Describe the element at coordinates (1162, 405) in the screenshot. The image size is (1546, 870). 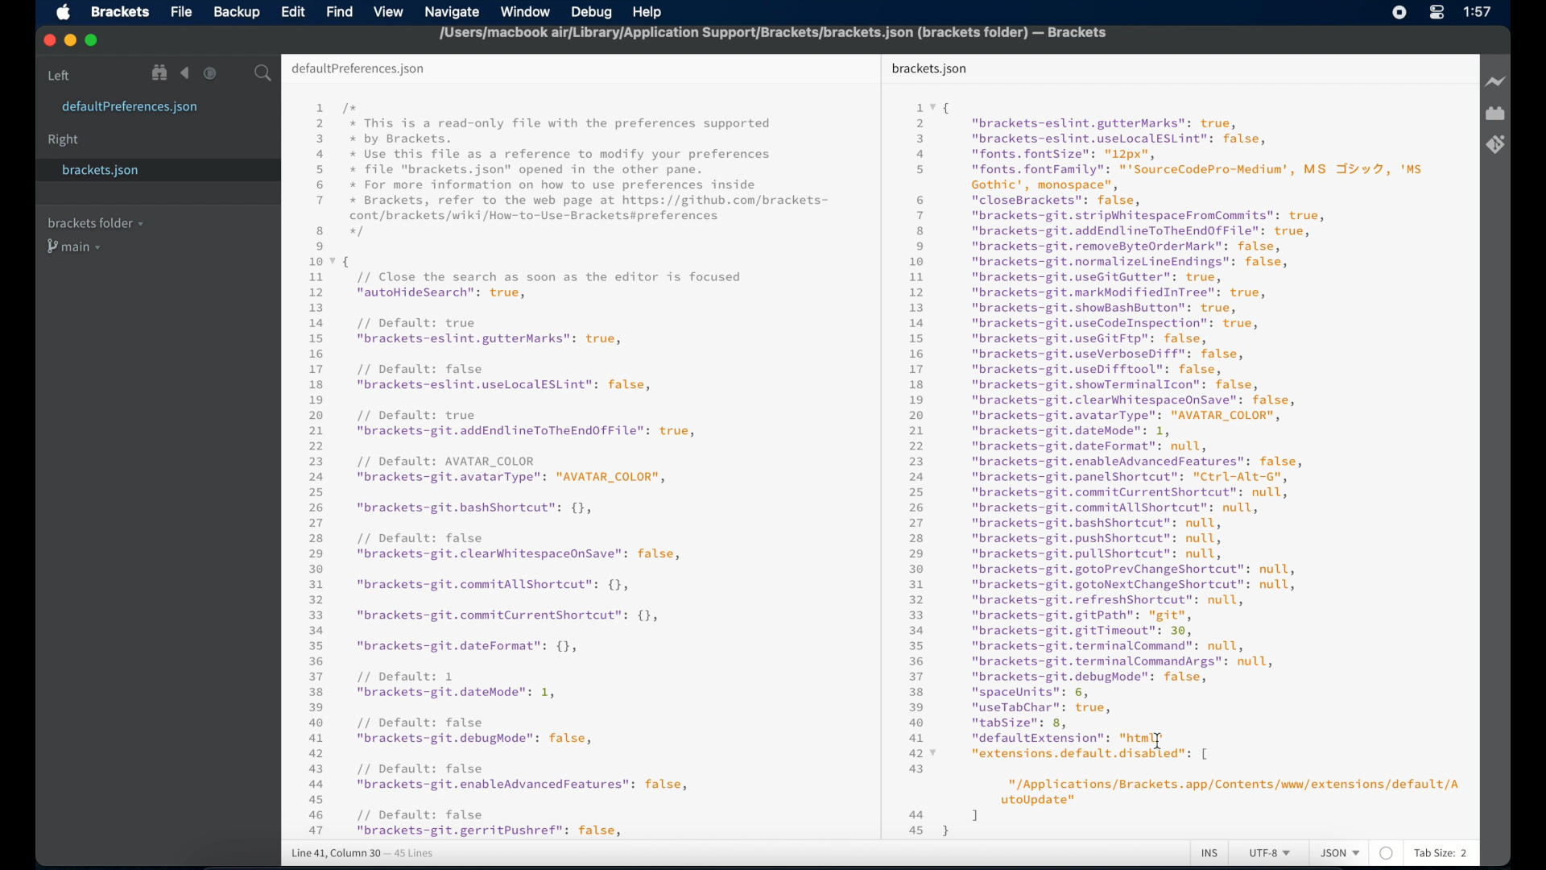
I see `1vq

2 "brackets-eslint.gutterMarks": true,

3 "brackets-eslint.useLocalESLint": false,

a "fonts. fontSize": "12px",

5 "fonts. fontFamily": "'SourceCodePro-Medium', MS JY v7, 'Ms
Gothic', monospace",

6 "closeBrackets": false,

7 “"brackets-git.stripWhitespaceFromCommits": true,

8 "brackets-git.addEndlineToTheEndOfFile": true,

9 “"brackets-git.removeByteOrderMark": false,

10 "brackets-git.normalizelLineEndings": false,

1 "brackets-git.useGitGutter": true,

12 "brackets-git.markModifiedInTree": true,

13 "brackets-git.showBashButton": true,

14 "brackets-git.useCodeInspection": true,

15 "brackets-git.useGitFtp": false,

16 "brackets-git.useVerboseDiff": false,

17 "brackets-git.useDifftool": false,

18 "brackets-git.showTerminalIcon": false,

19 "brackets-git.clearWhitespaceOnSave": false,

20 “"brackets-git.avatarType": "AVATAR_COLOR",

21 "brackets-git.dateMode": 1,

22 "brackets-git.dateFormat": null,

23 "brackets-git.enableAdvancedFeatures": false,

24 "brackets-git.panelShortcut": "Ctrl-Alt-G",

25 "brackets-git.commitCurrentShortcut": null,

26 "brackets-git.commitAllShortcut": null,

27 "brackets-git.bashshortcut": null,

28 "brackets-git.pushshortcut": null,

29 "brackets-git.pullShortcut": null,

30 "brackets-git.gotoPrevChangeShortcut": null,

31 "brackets-git.gotoNextChangeShortcut": null,

32 “"brackets-git.refreshshortcut": null,

33 “"brackets-git.gitPath": "git",

34 "brackets-git.gitTimeout": 30,

35 "brackets-git.terminalCommand": null,

36 "brackets-git.terminalCommandArgs": null,

37 "brackets-git.debugMode": false,

38 "spaceUnits": 6,

39 “useTabChar": true,` at that location.